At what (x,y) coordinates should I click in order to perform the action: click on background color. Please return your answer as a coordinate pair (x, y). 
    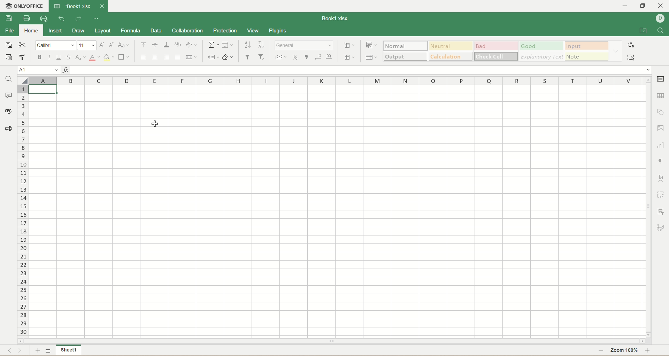
    Looking at the image, I should click on (109, 57).